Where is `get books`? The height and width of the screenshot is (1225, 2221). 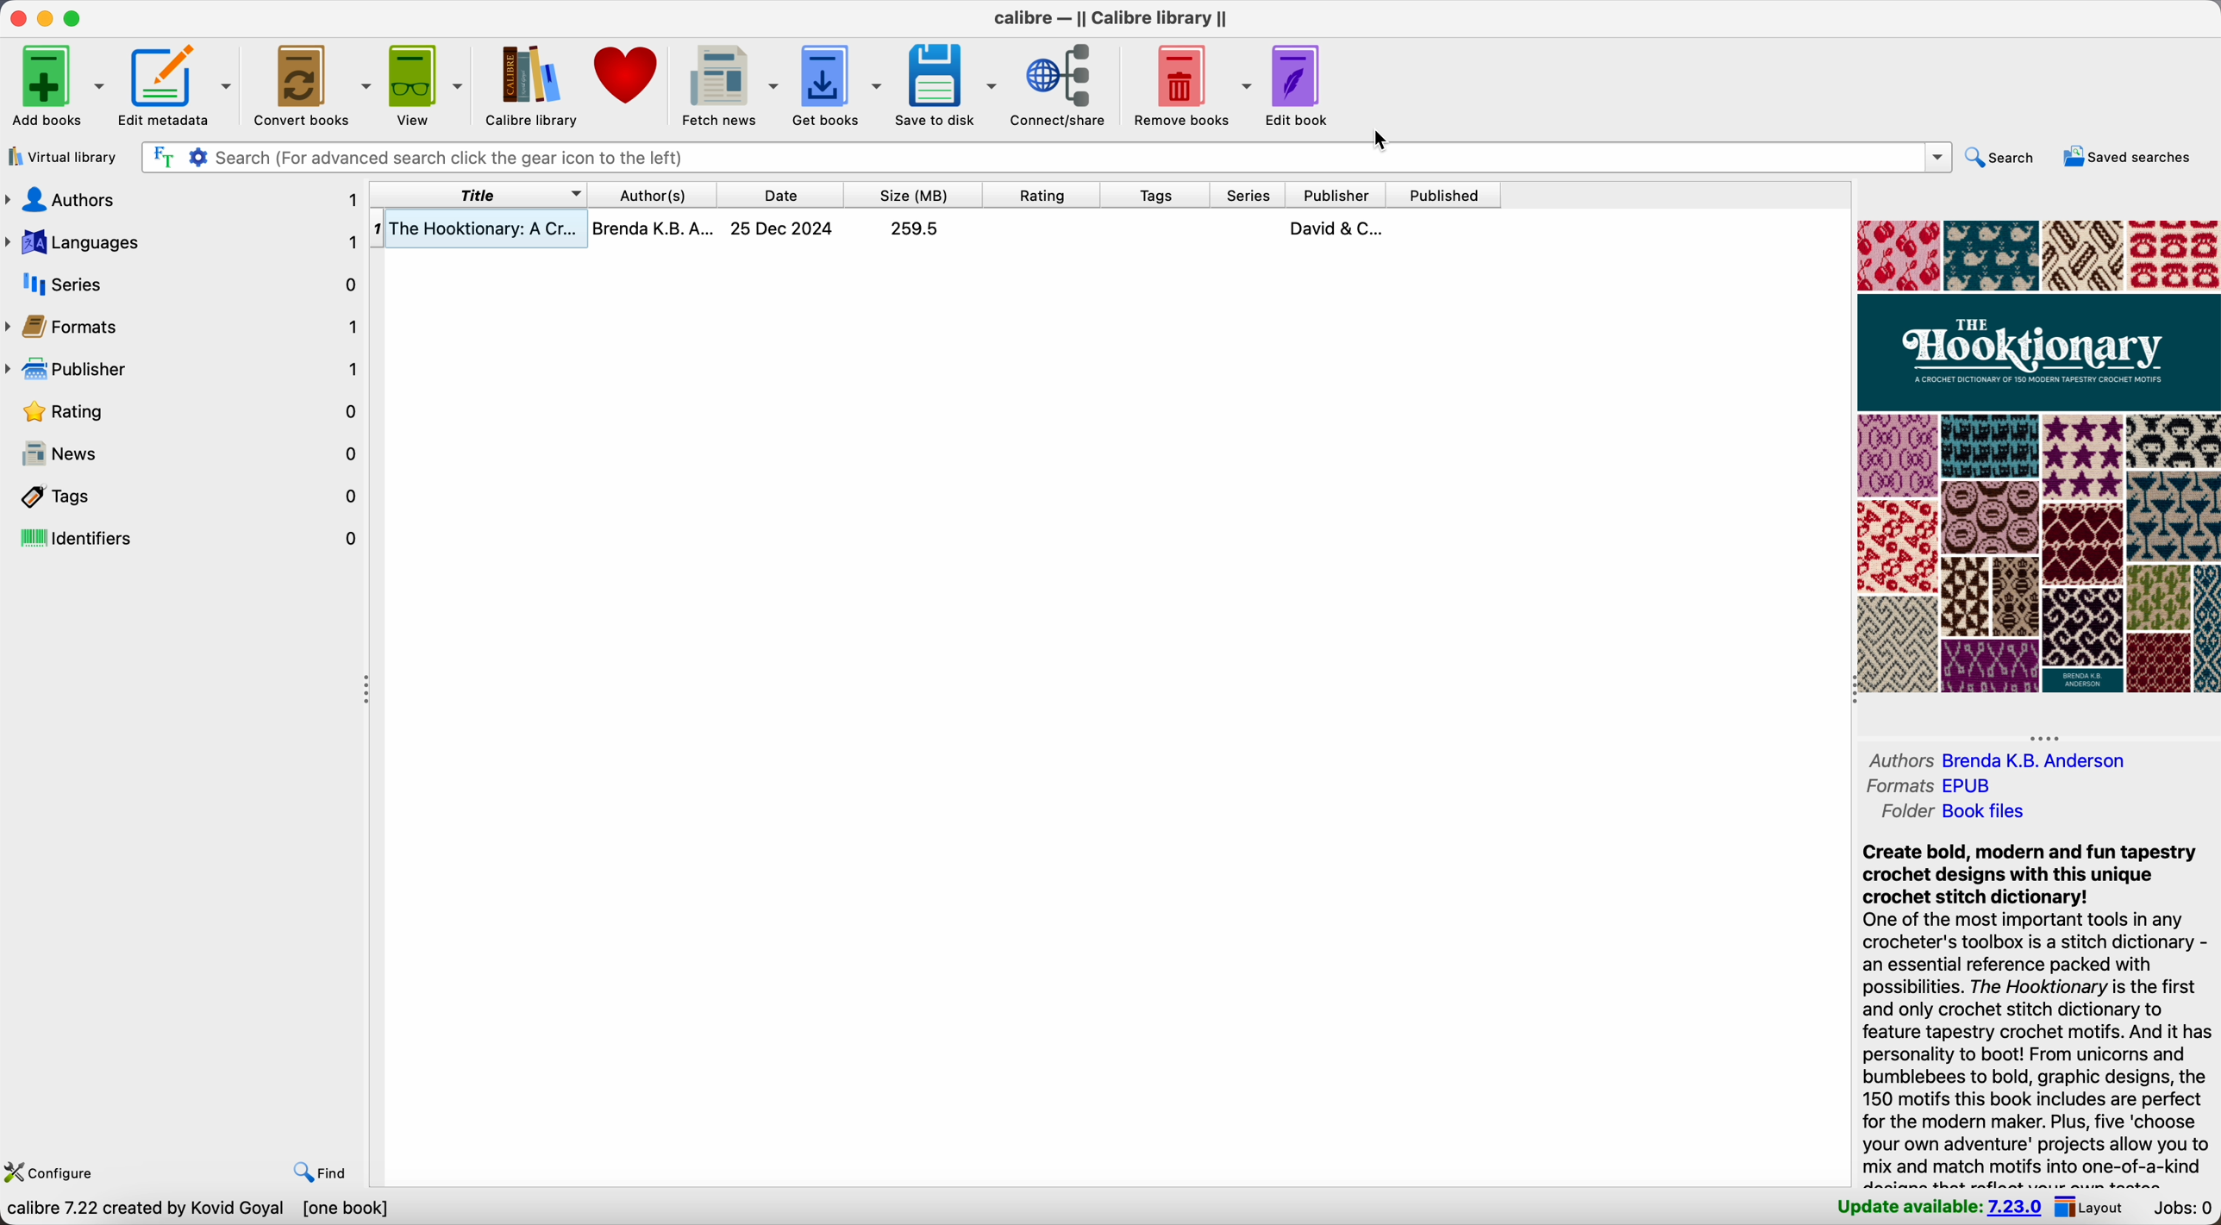 get books is located at coordinates (837, 82).